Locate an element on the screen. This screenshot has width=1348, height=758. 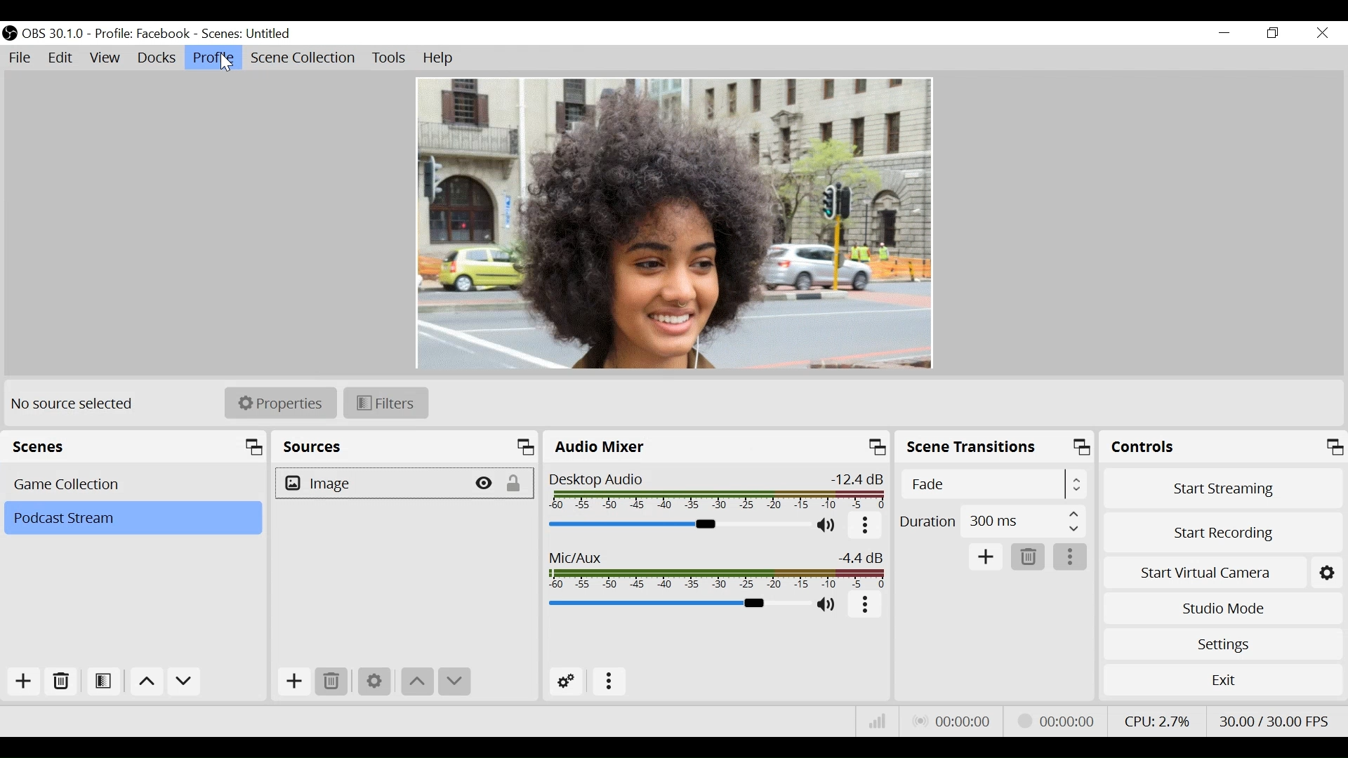
Preview is located at coordinates (678, 222).